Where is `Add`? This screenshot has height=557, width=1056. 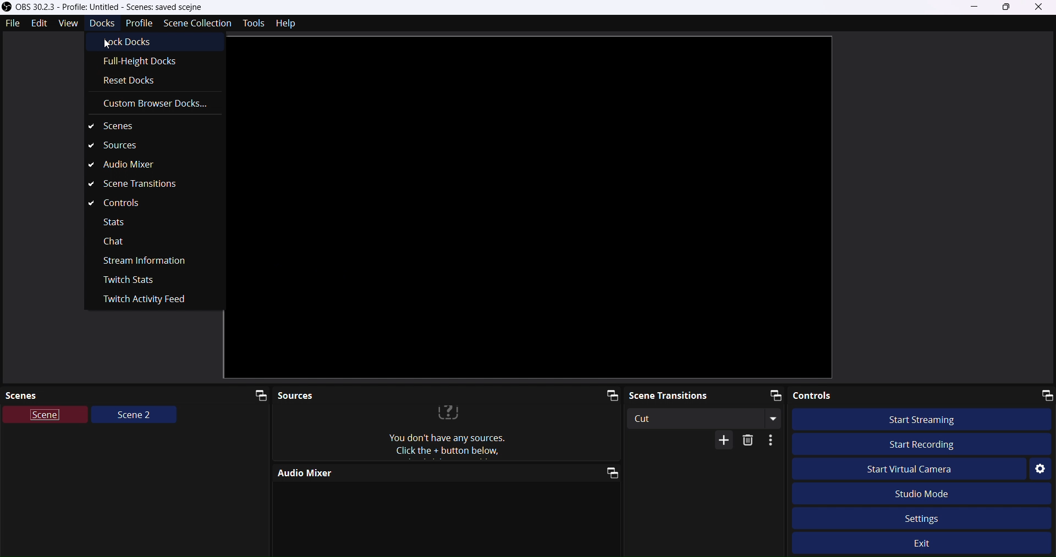 Add is located at coordinates (718, 441).